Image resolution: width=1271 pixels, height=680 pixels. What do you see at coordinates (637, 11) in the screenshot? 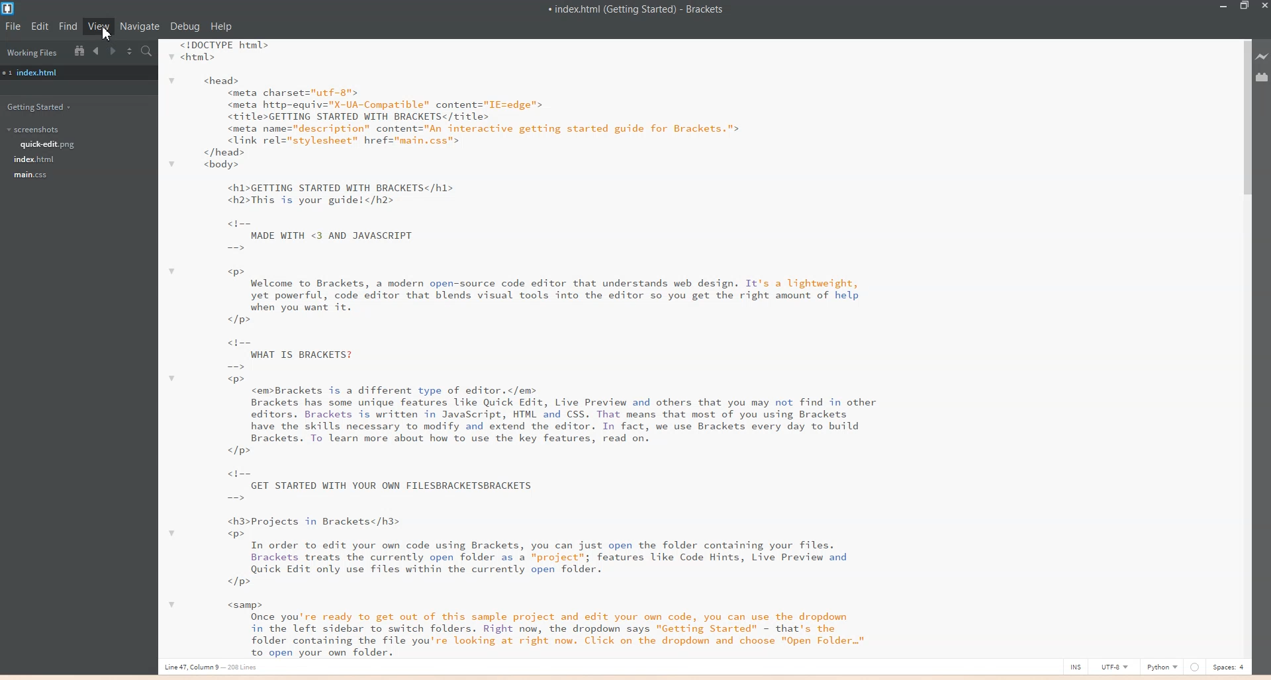
I see `Text` at bounding box center [637, 11].